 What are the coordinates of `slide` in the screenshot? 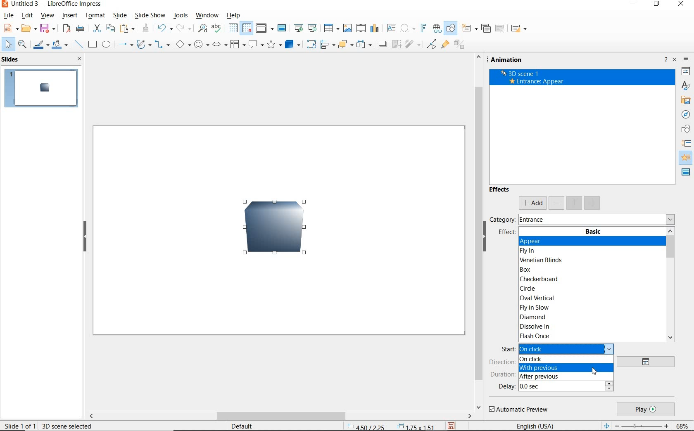 It's located at (119, 15).